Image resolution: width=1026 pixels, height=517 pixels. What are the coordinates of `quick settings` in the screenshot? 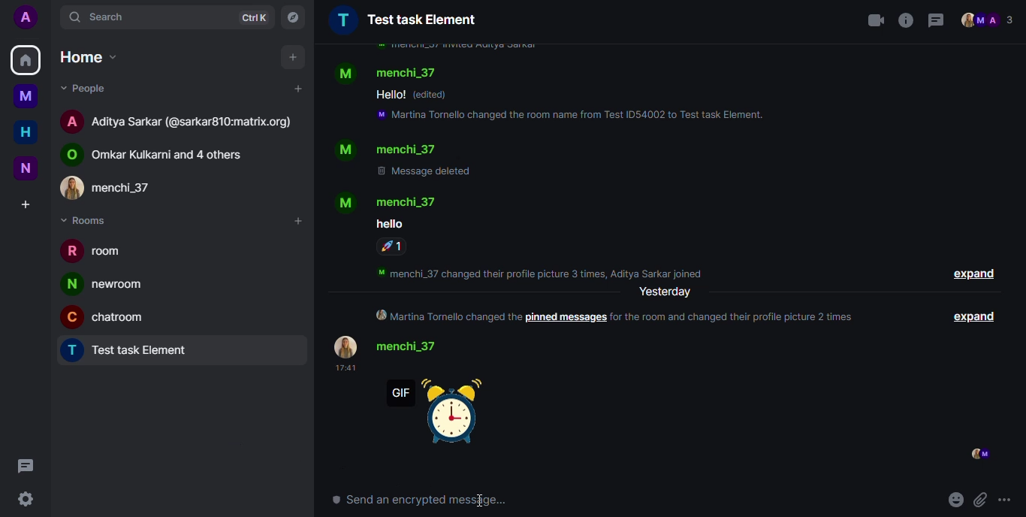 It's located at (20, 499).